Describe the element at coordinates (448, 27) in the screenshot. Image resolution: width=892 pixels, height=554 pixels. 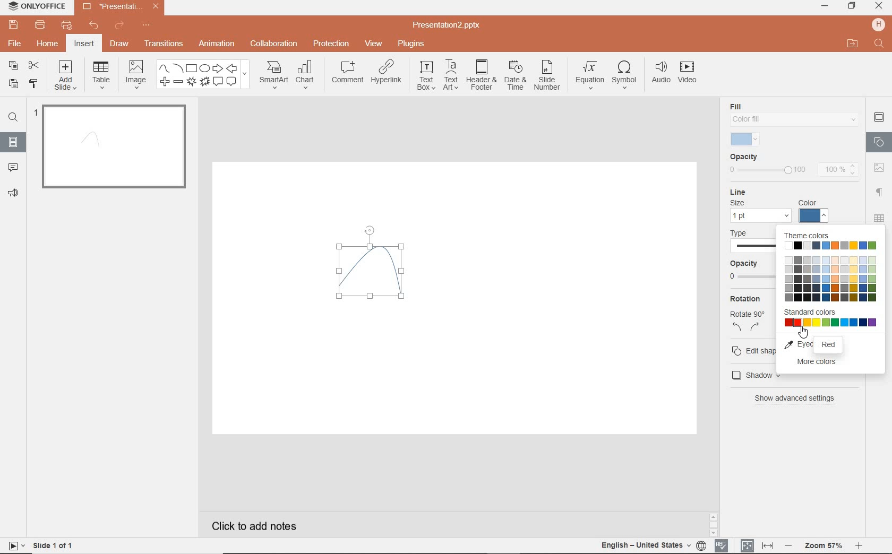
I see `Presentation2.pptx` at that location.